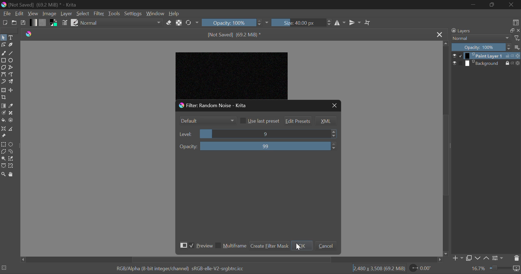 This screenshot has height=274, width=521. What do you see at coordinates (20, 14) in the screenshot?
I see `Edit` at bounding box center [20, 14].